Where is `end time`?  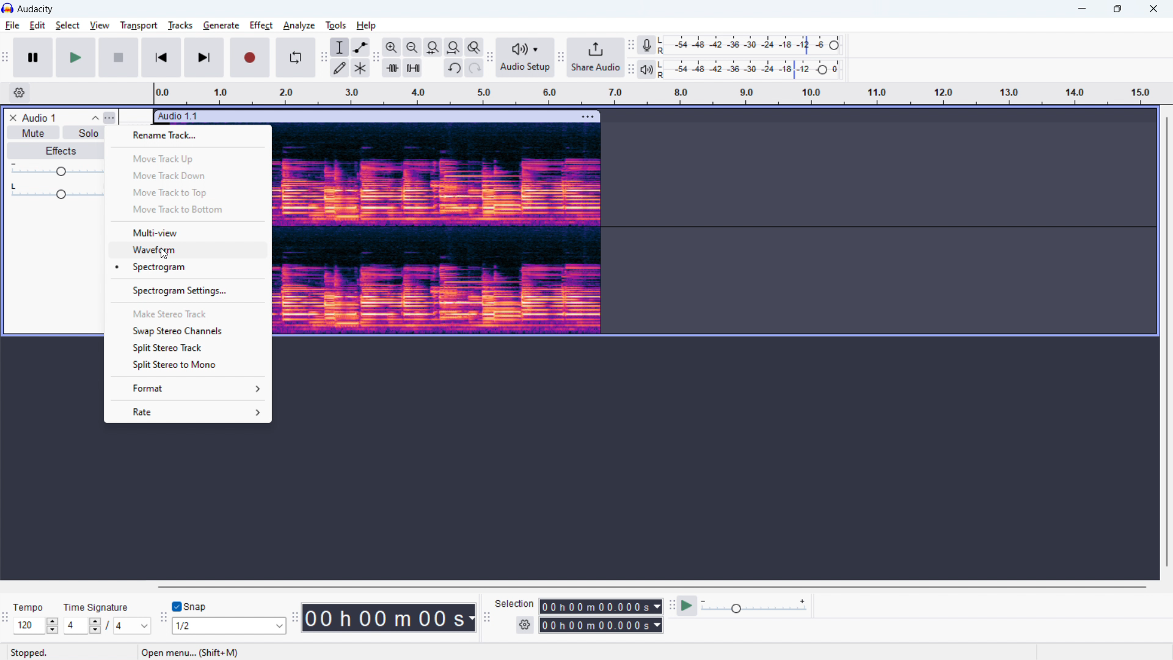
end time is located at coordinates (601, 626).